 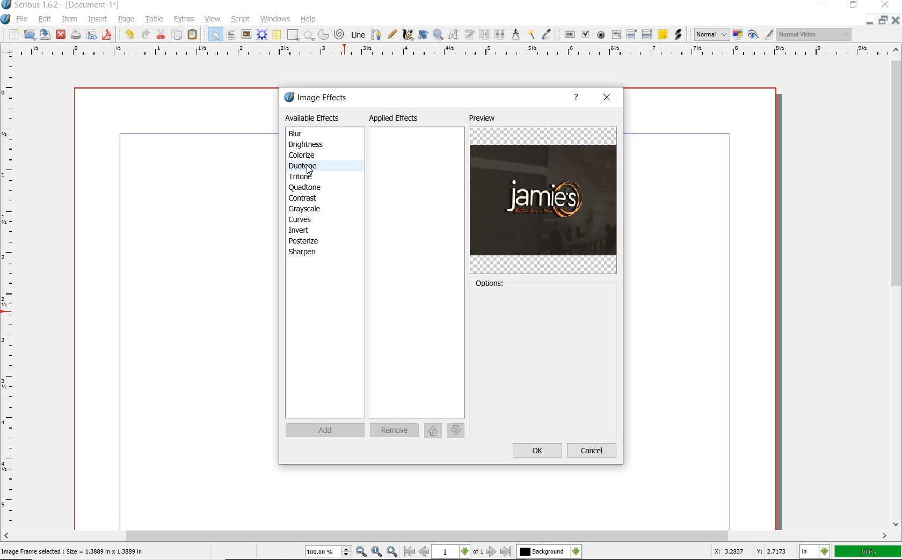 I want to click on RESTORE, so click(x=884, y=20).